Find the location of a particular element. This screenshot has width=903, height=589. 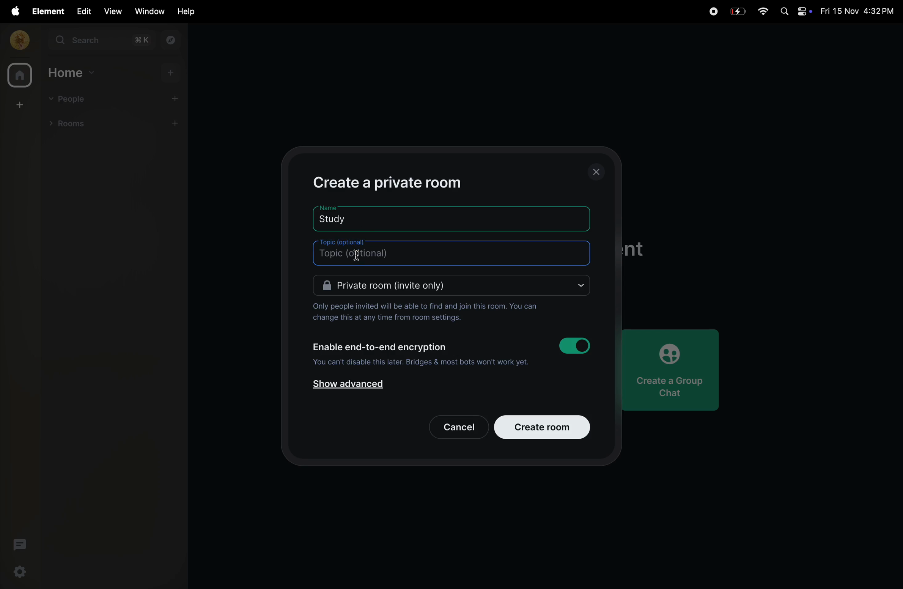

show advanced is located at coordinates (349, 386).